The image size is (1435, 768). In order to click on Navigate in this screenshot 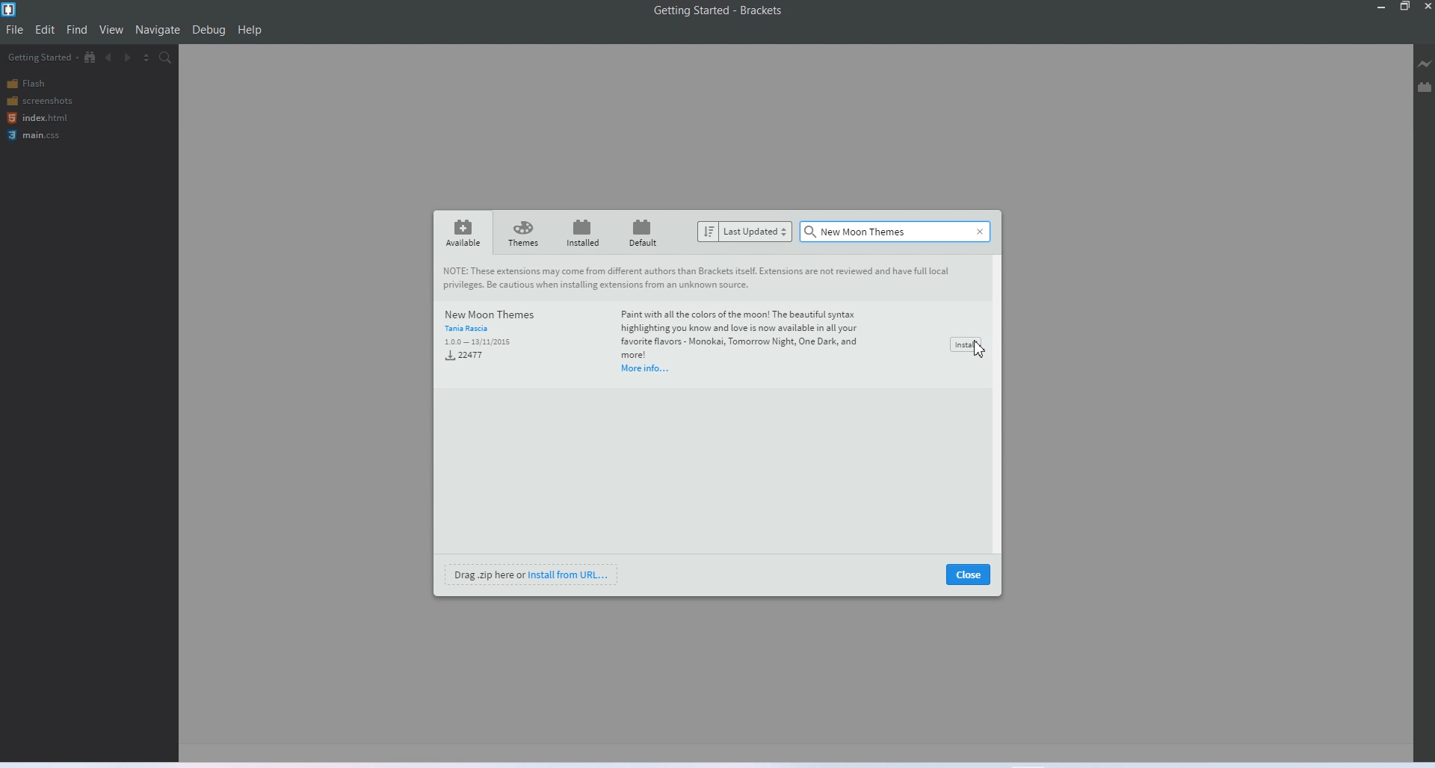, I will do `click(158, 31)`.